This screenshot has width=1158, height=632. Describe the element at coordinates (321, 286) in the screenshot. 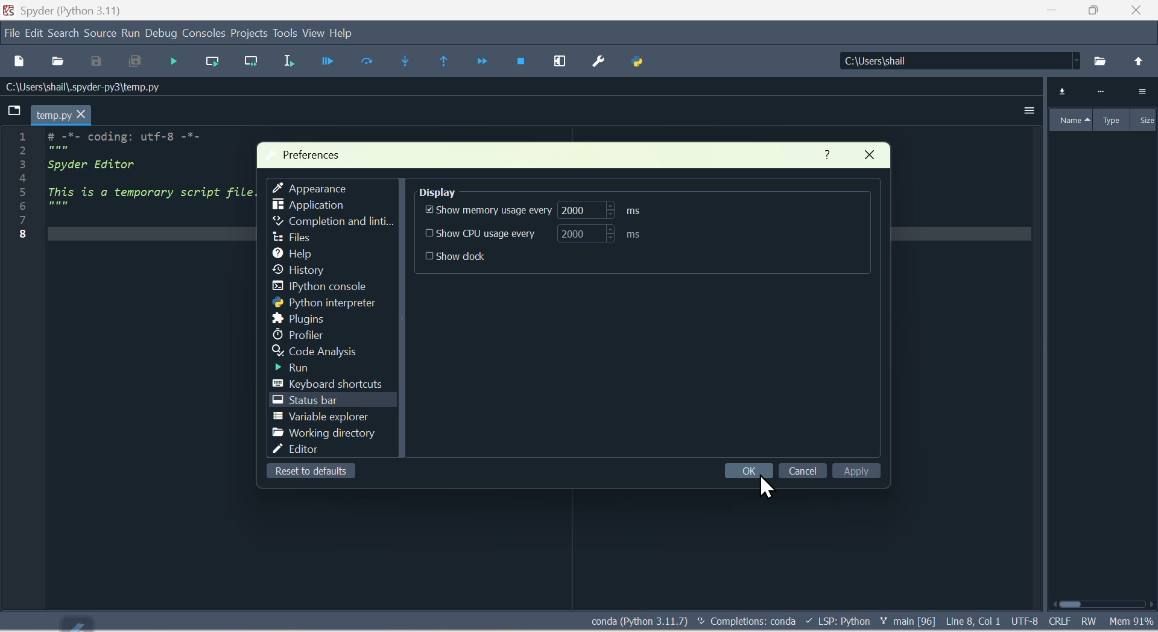

I see `I python console` at that location.